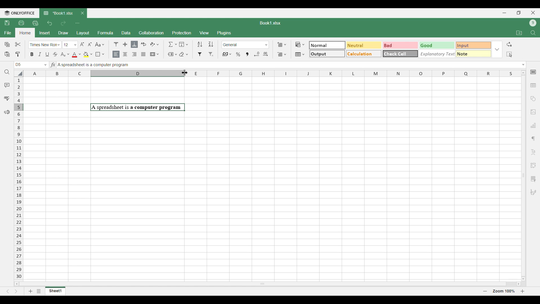 The image size is (540, 304). I want to click on Book1.xlsx, so click(270, 23).